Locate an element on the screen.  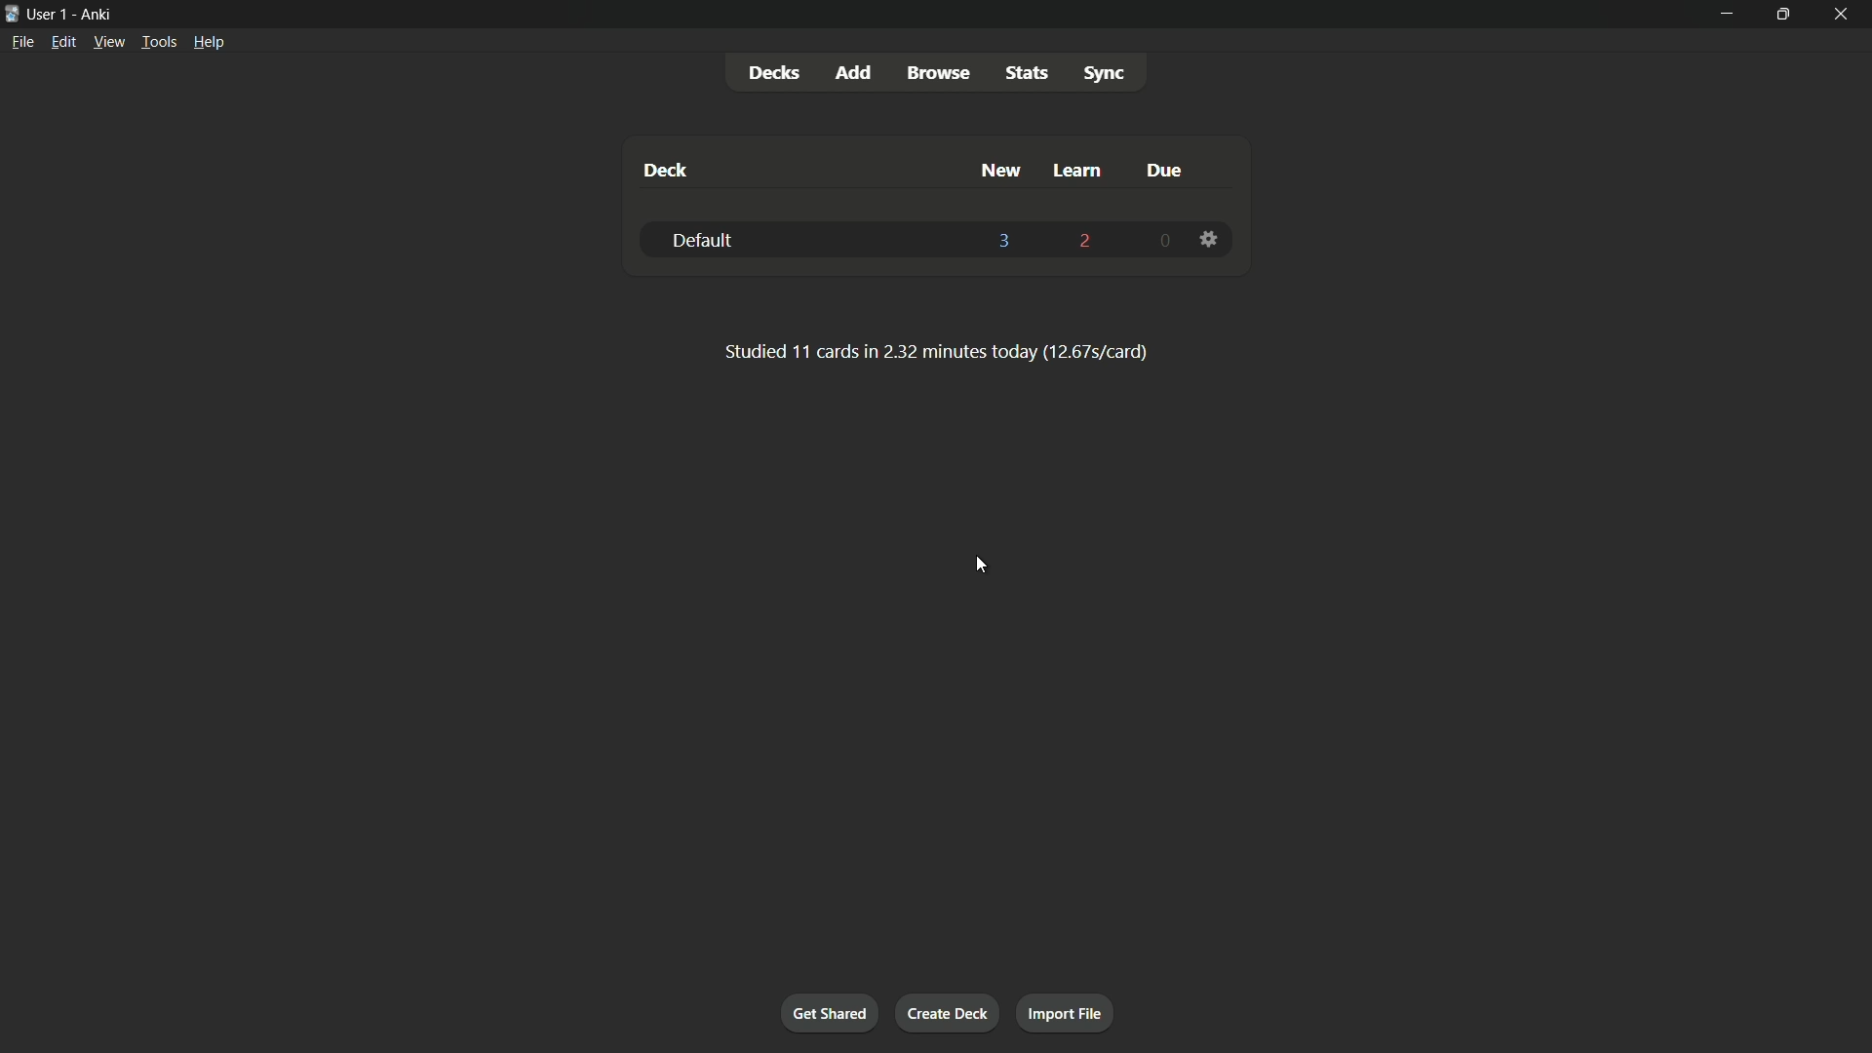
import file is located at coordinates (1067, 1015).